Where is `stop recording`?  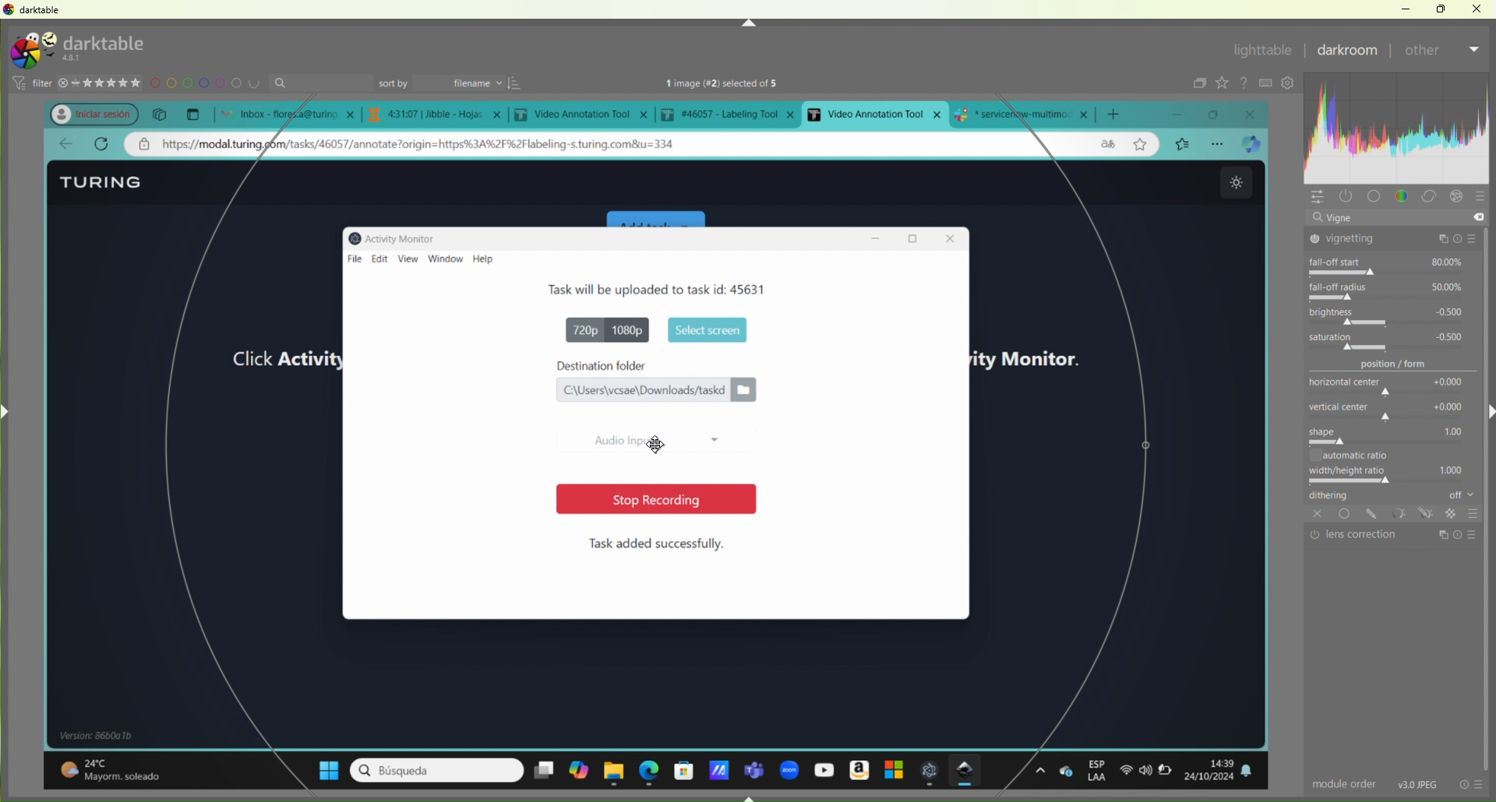 stop recording is located at coordinates (647, 499).